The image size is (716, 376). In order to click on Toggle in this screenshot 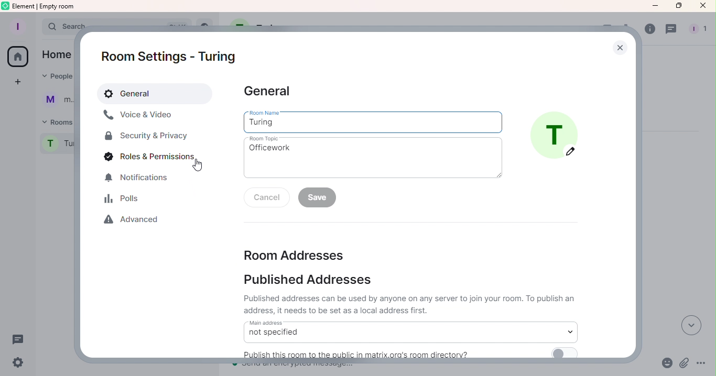, I will do `click(566, 353)`.